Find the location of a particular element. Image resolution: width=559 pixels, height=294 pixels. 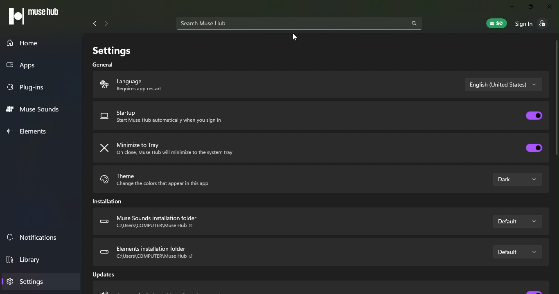

Toggle startup is located at coordinates (534, 116).